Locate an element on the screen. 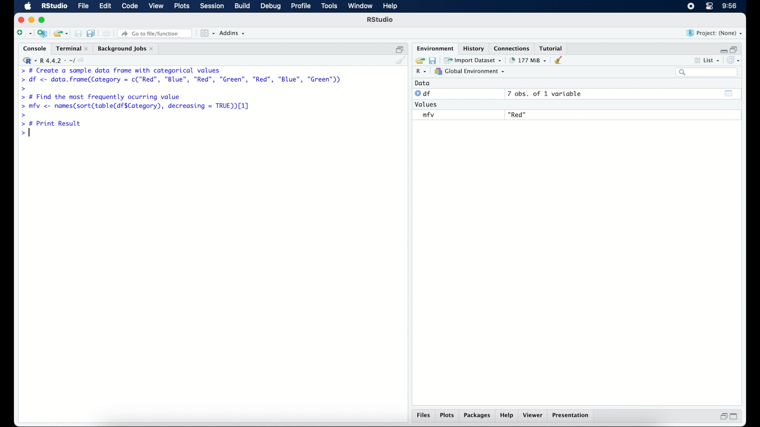  Go to file/ function is located at coordinates (156, 33).